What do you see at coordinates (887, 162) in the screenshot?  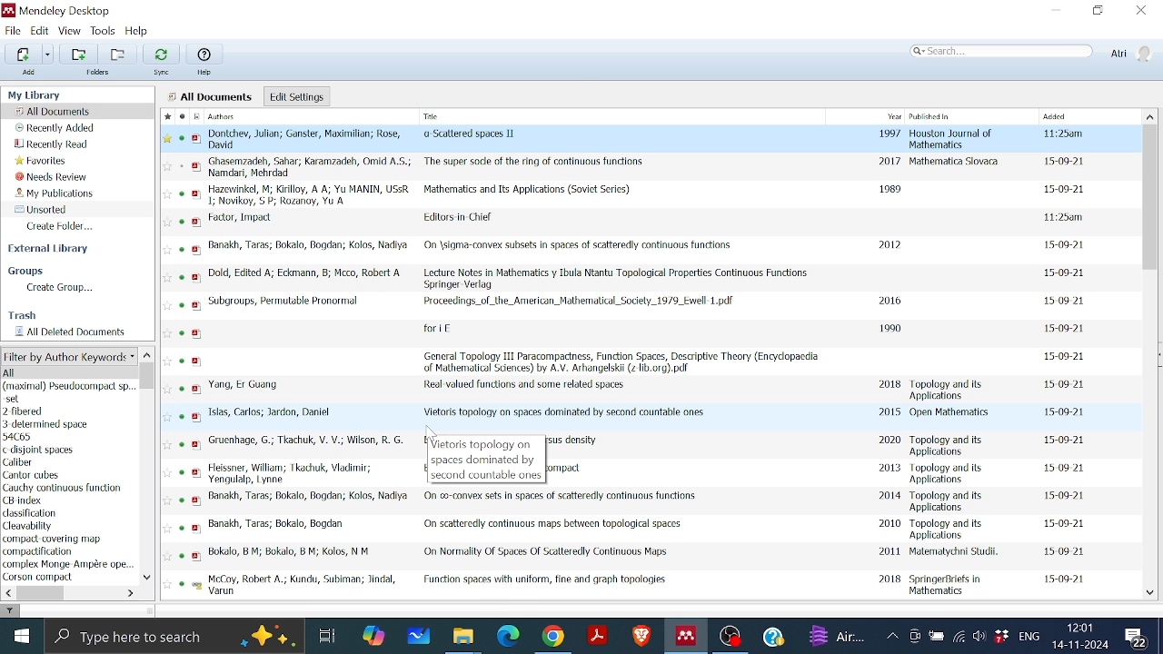 I see `2017` at bounding box center [887, 162].